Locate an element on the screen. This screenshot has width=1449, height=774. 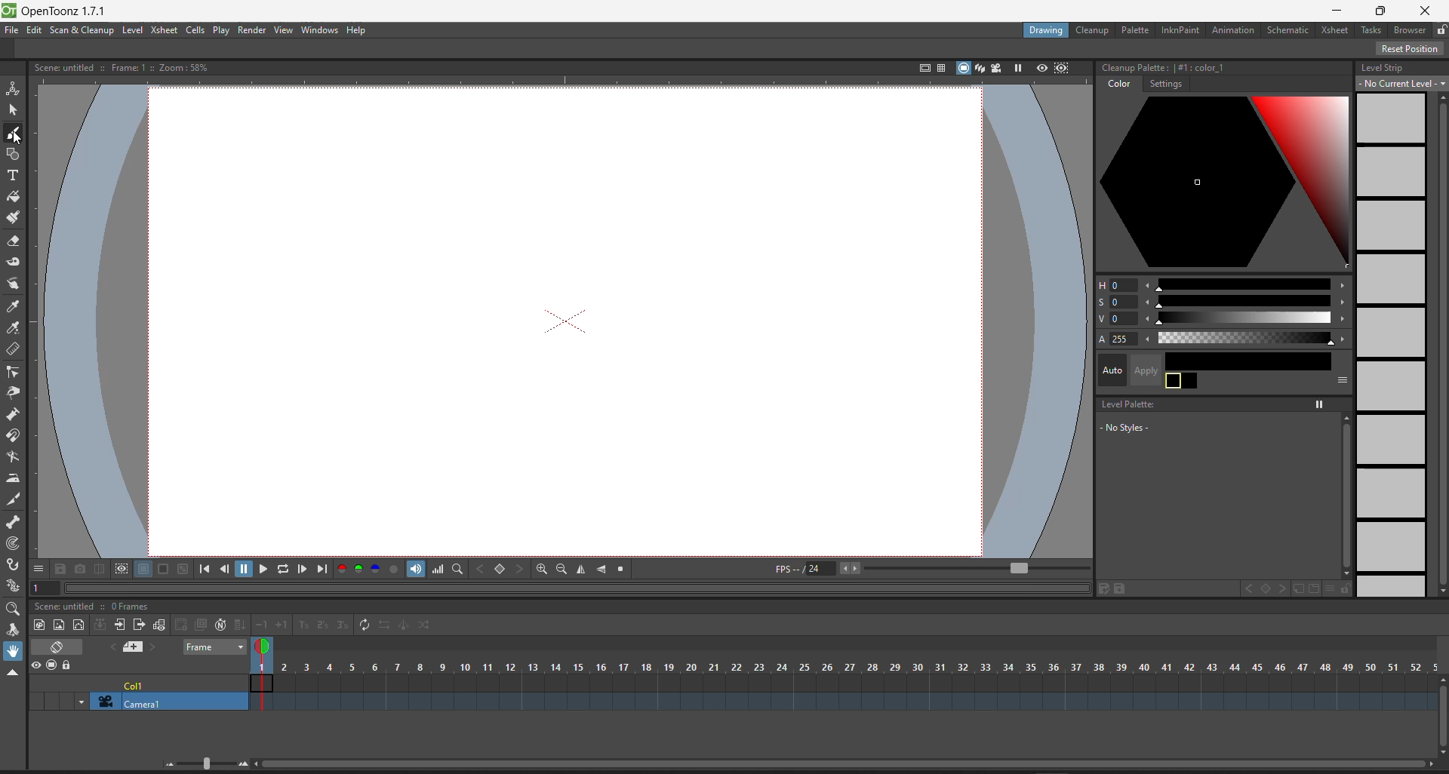
duplicate drawing is located at coordinates (198, 623).